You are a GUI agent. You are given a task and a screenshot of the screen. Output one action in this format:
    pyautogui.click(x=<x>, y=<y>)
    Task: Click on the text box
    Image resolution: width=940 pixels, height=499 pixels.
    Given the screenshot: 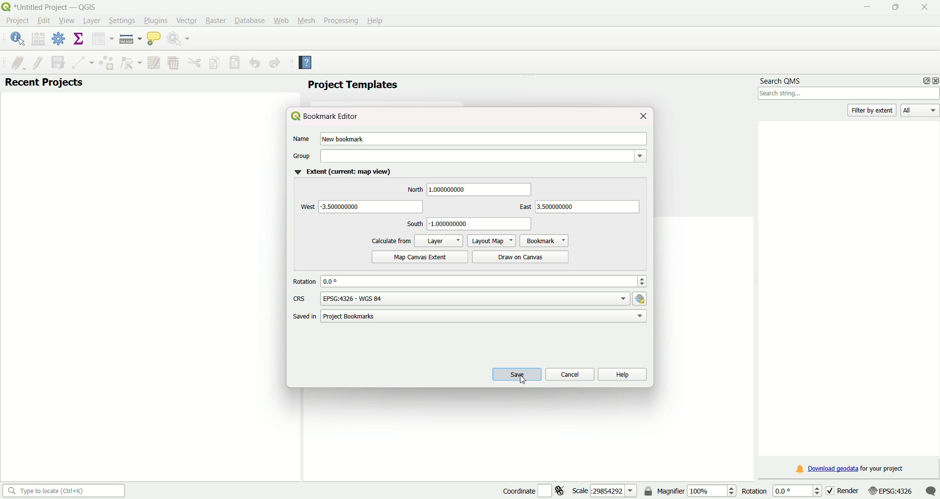 What is the action you would take?
    pyautogui.click(x=481, y=189)
    